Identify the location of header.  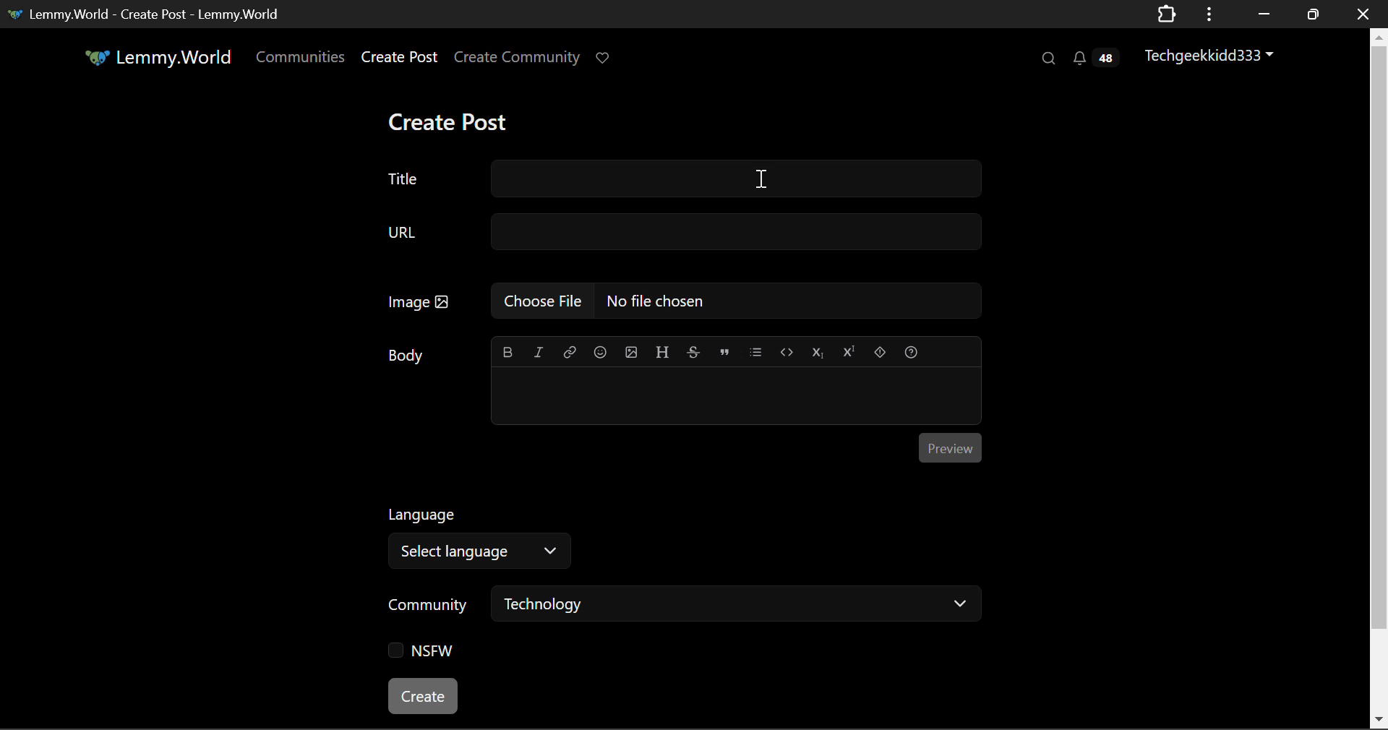
(662, 350).